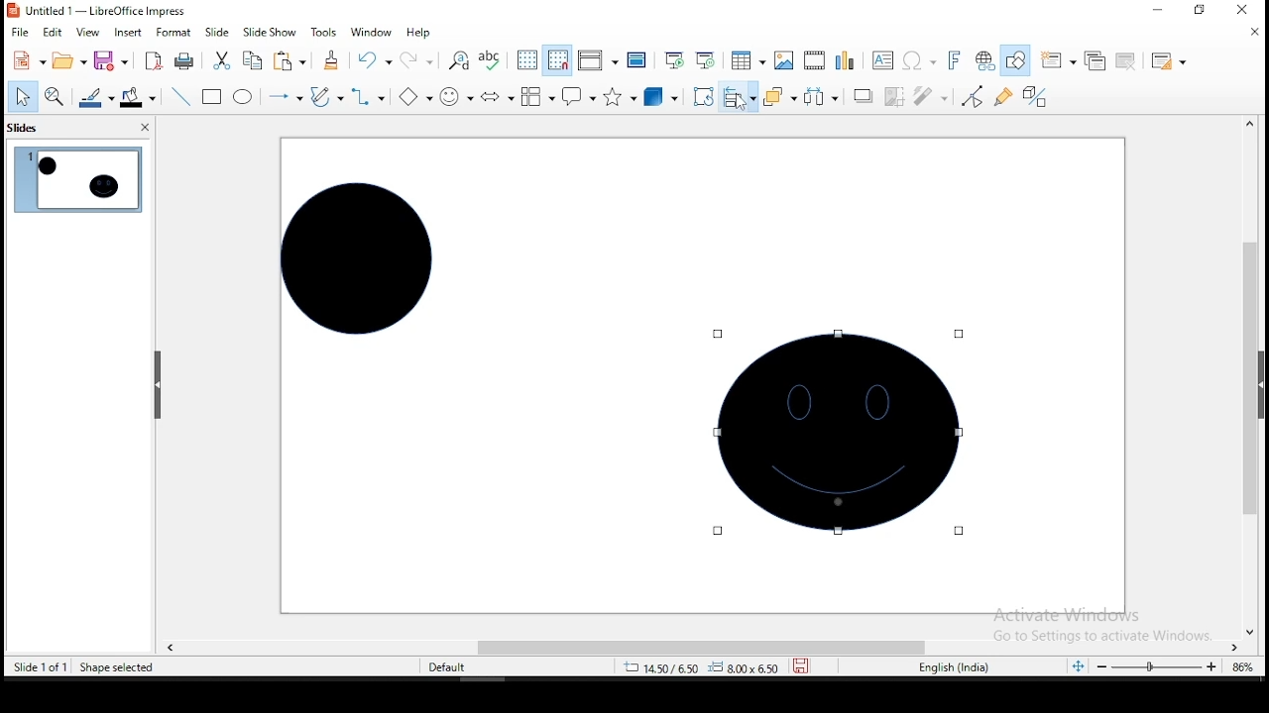 The image size is (1269, 713). Describe the element at coordinates (1250, 32) in the screenshot. I see `close` at that location.